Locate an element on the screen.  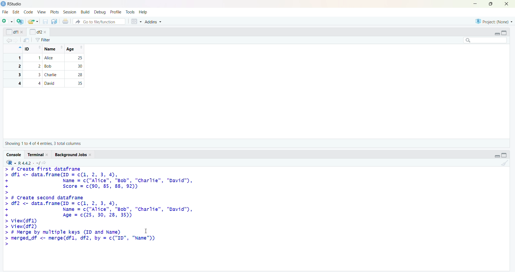
cursor is located at coordinates (146, 231).